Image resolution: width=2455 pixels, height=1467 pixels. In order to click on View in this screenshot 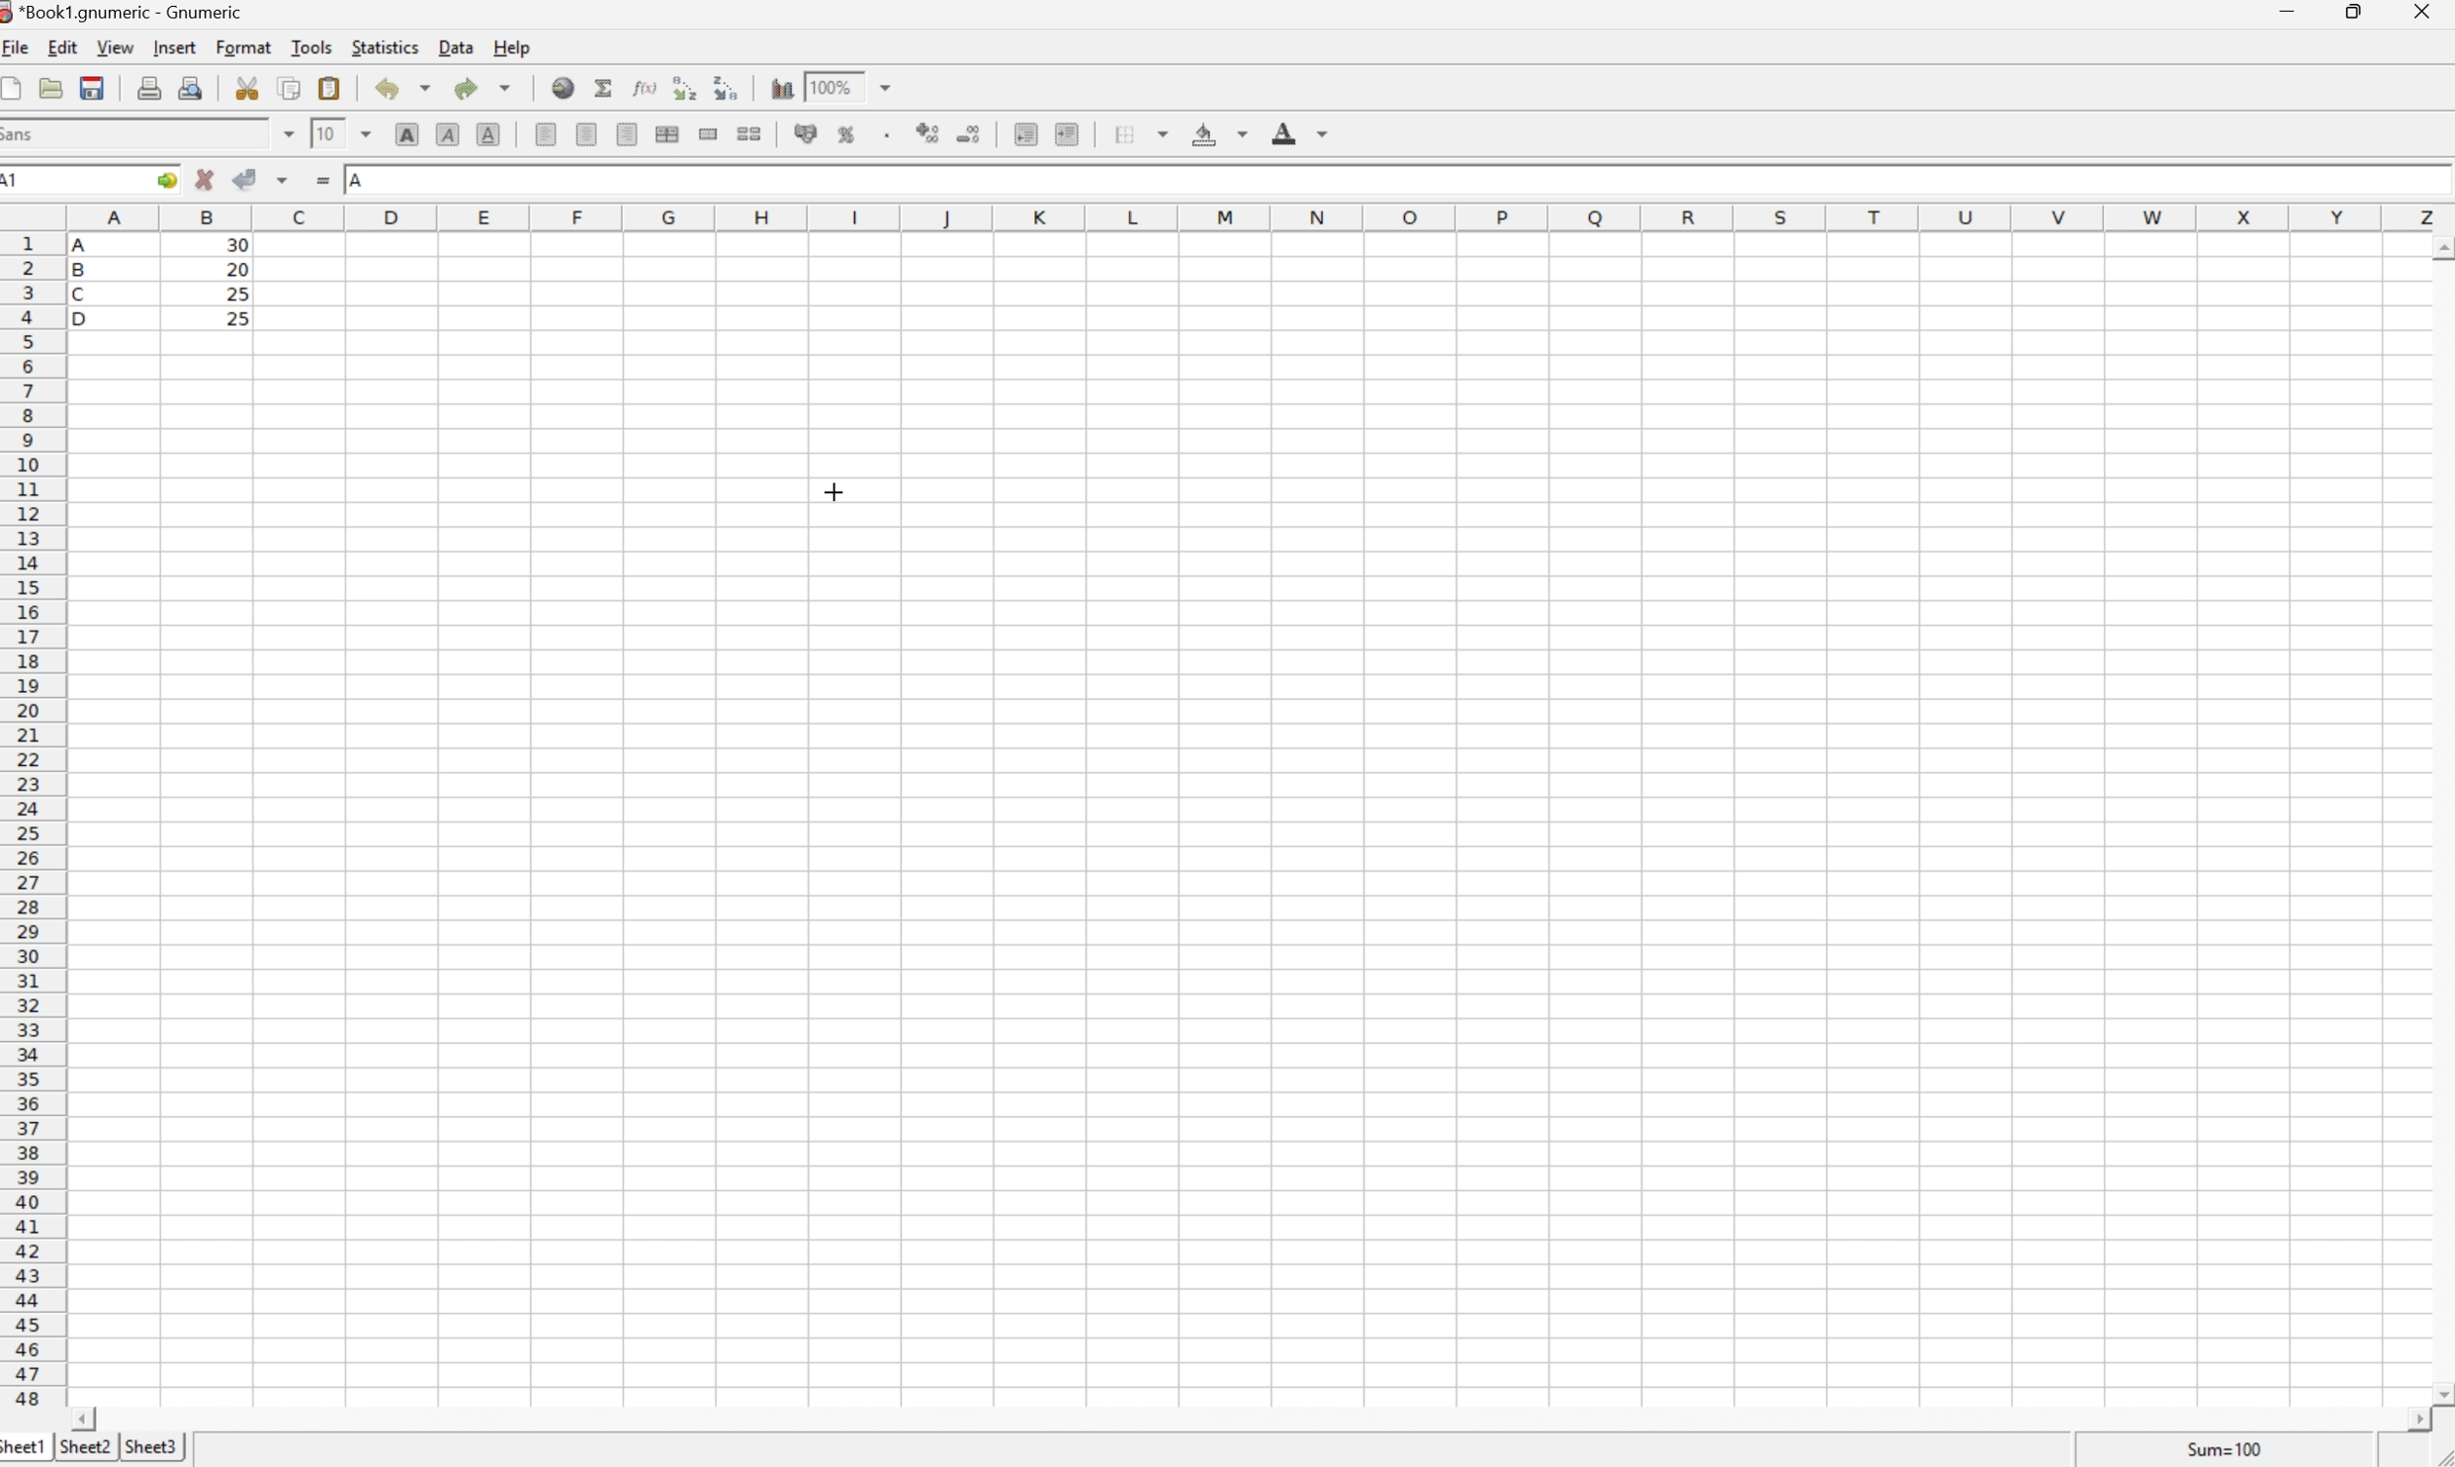, I will do `click(117, 47)`.